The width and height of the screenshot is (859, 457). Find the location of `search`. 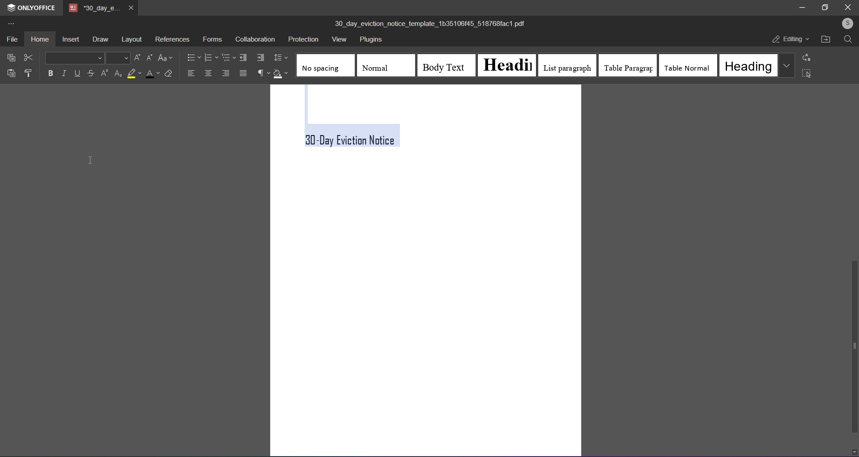

search is located at coordinates (849, 40).